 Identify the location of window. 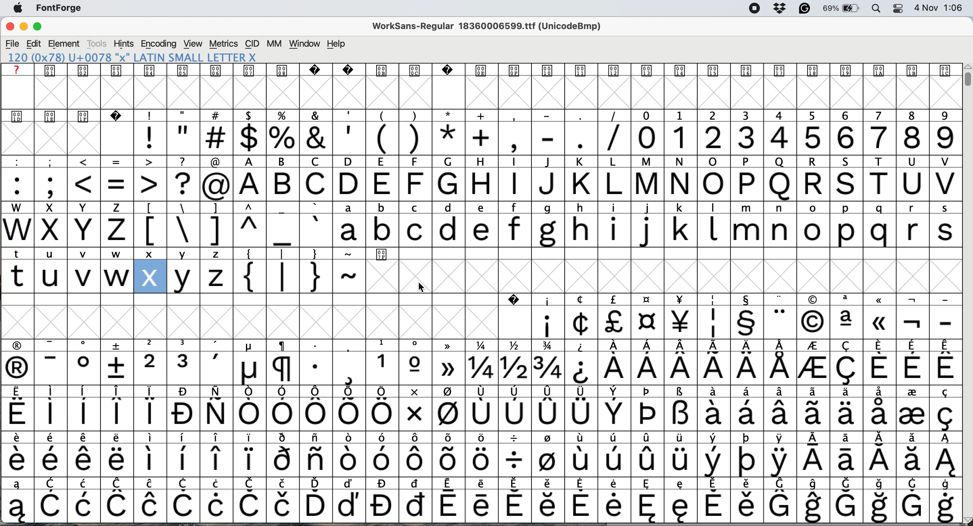
(304, 44).